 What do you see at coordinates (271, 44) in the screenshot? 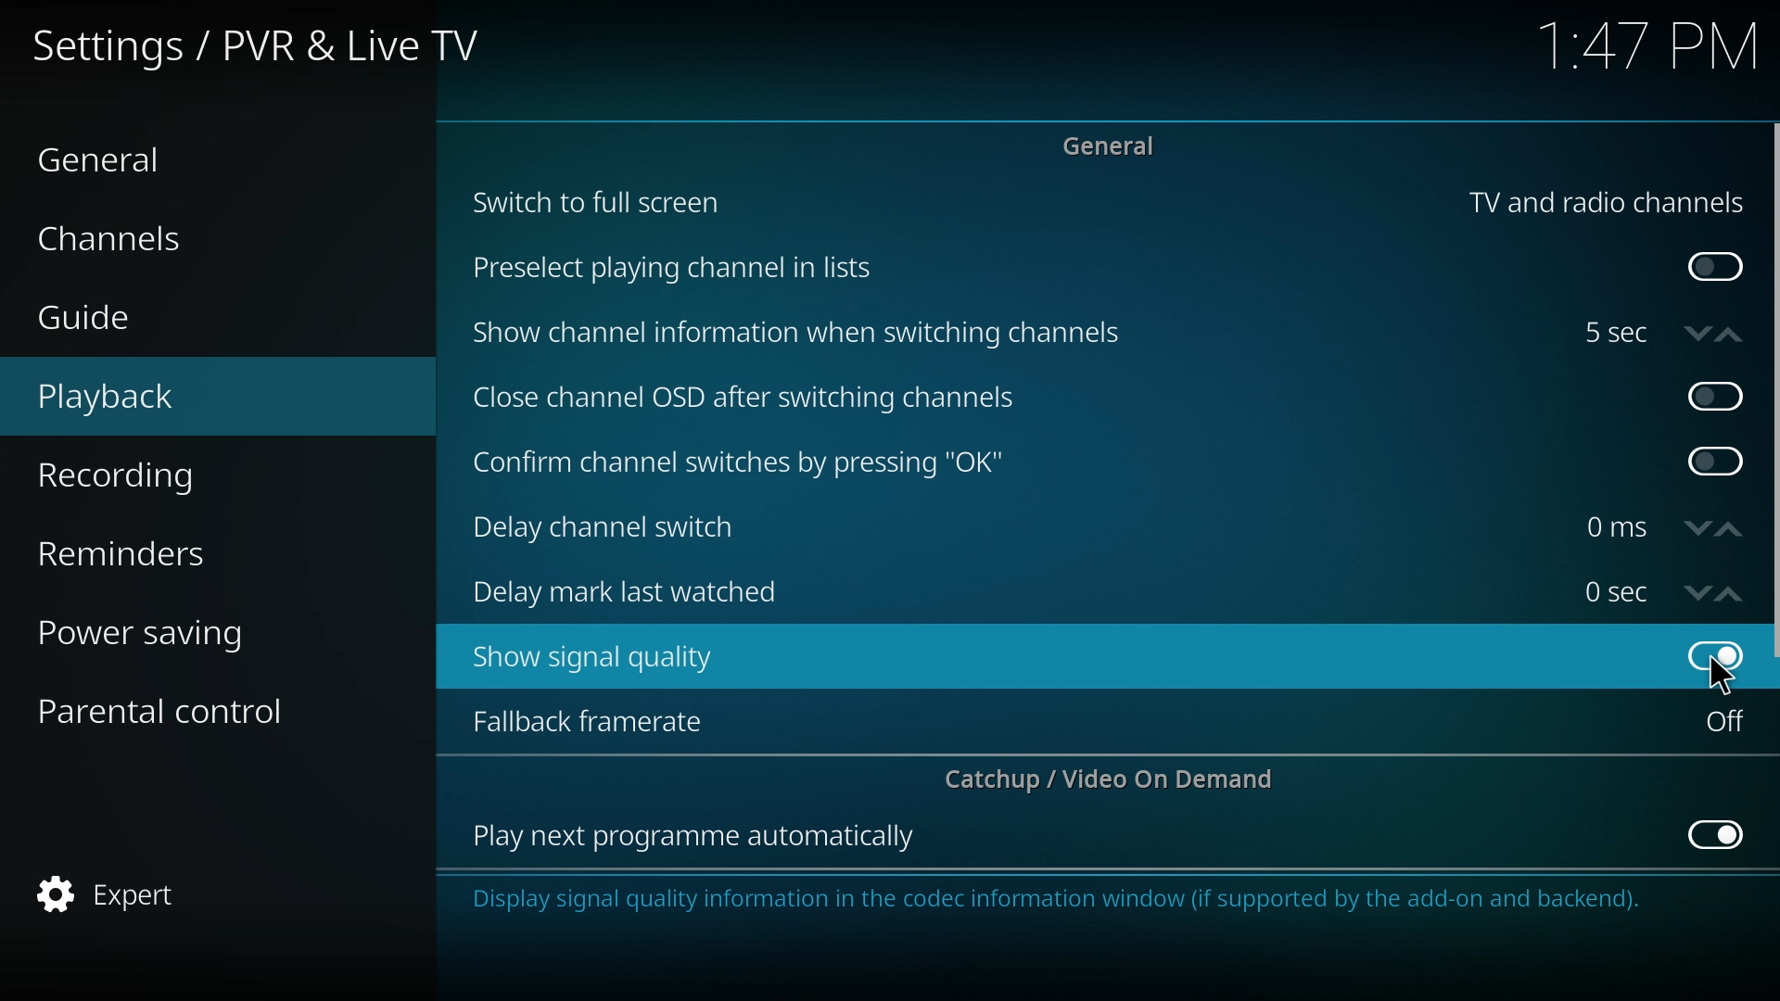
I see `settings/pvr and live tv` at bounding box center [271, 44].